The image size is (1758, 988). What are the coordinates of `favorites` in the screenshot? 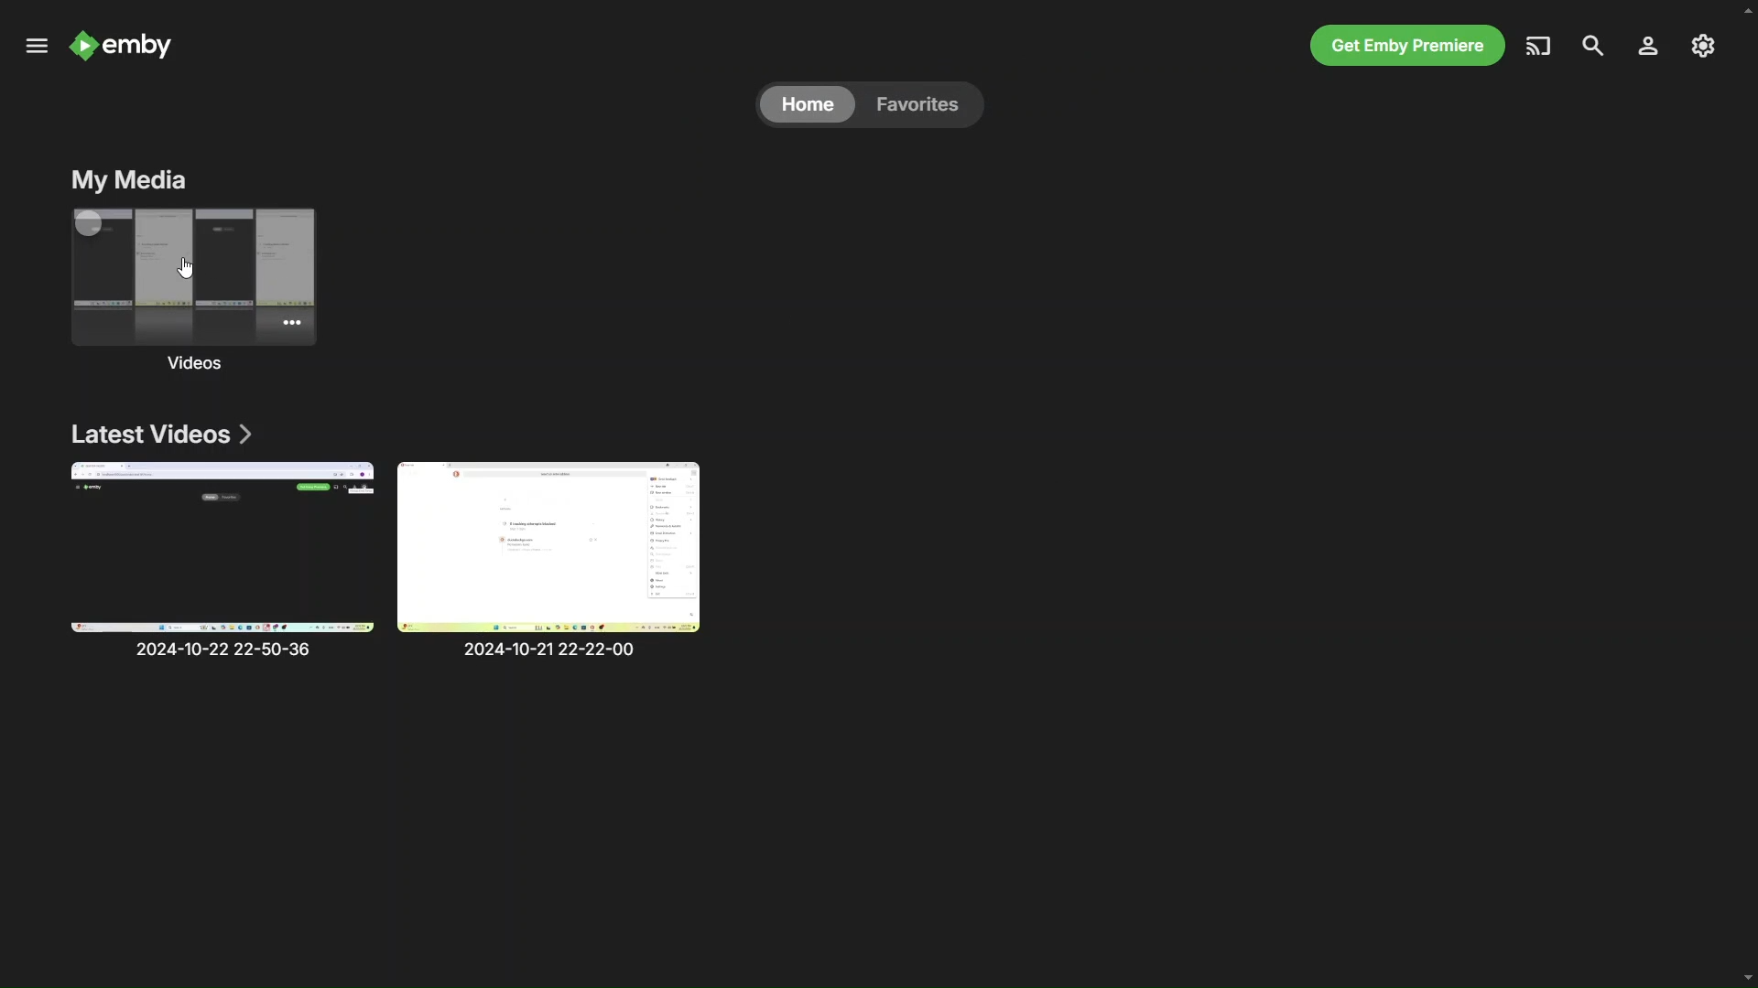 It's located at (927, 103).